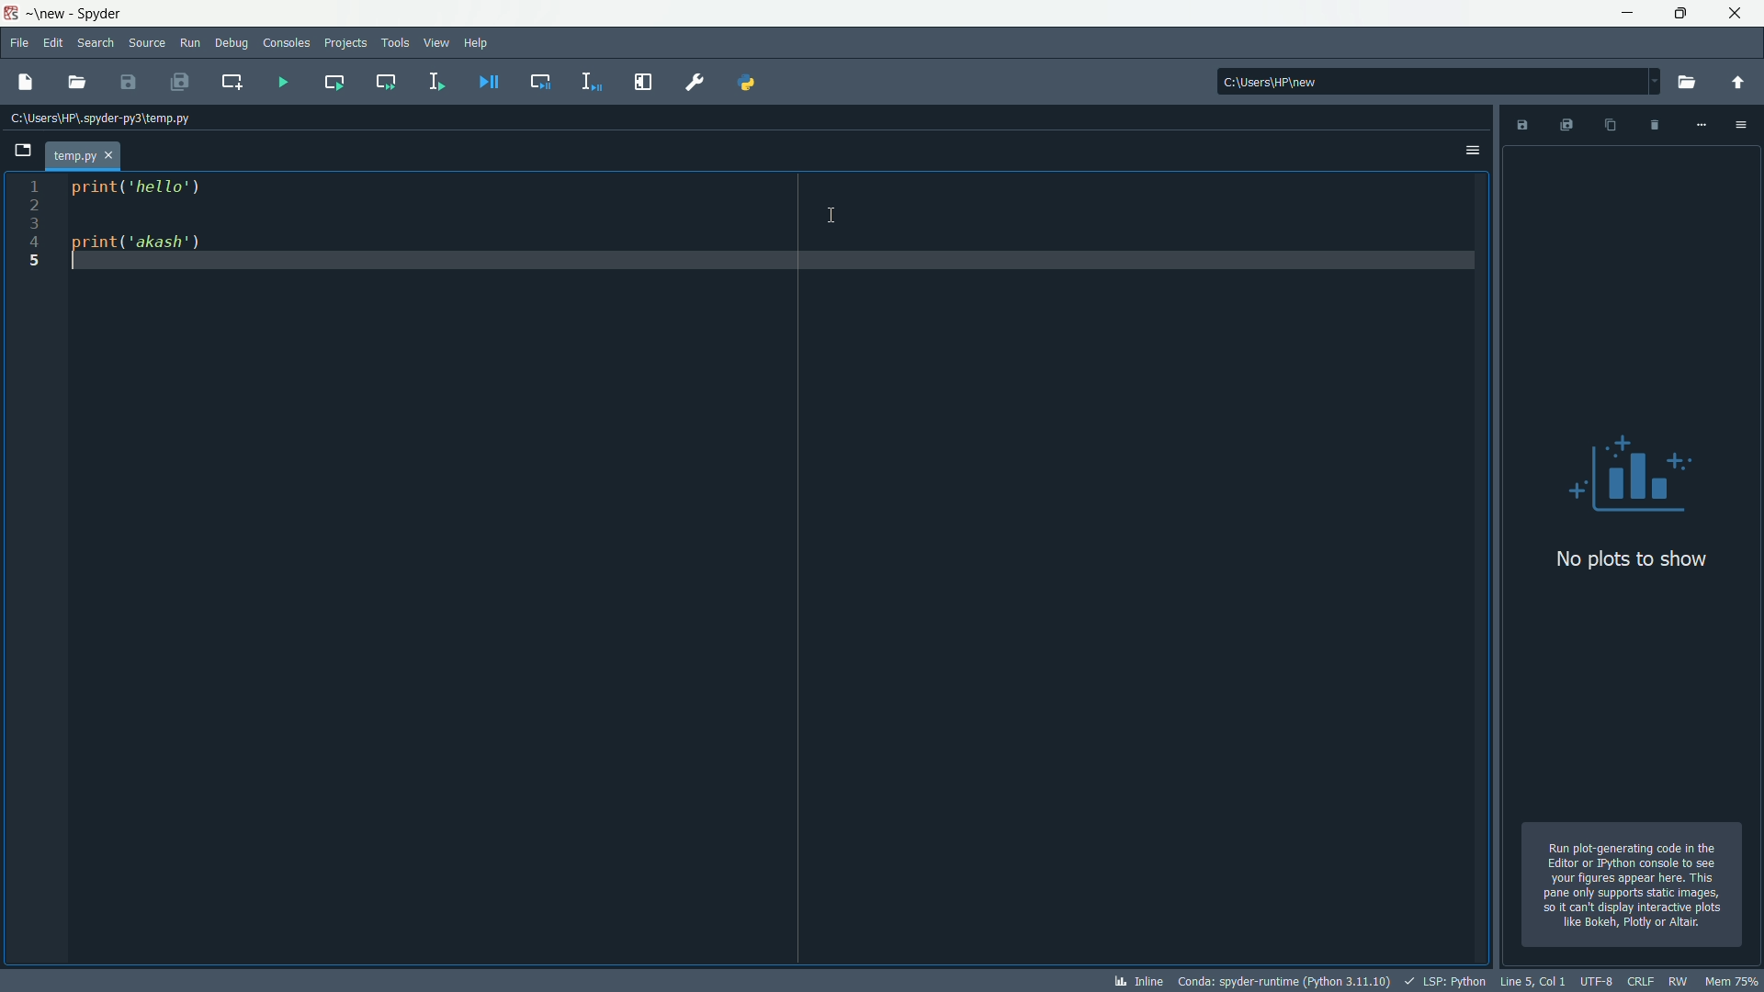 Image resolution: width=1764 pixels, height=992 pixels. What do you see at coordinates (1737, 13) in the screenshot?
I see `close` at bounding box center [1737, 13].